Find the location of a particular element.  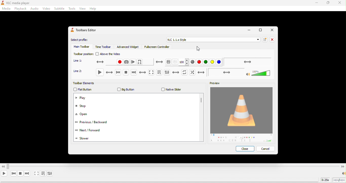

toggle transparency is located at coordinates (176, 62).